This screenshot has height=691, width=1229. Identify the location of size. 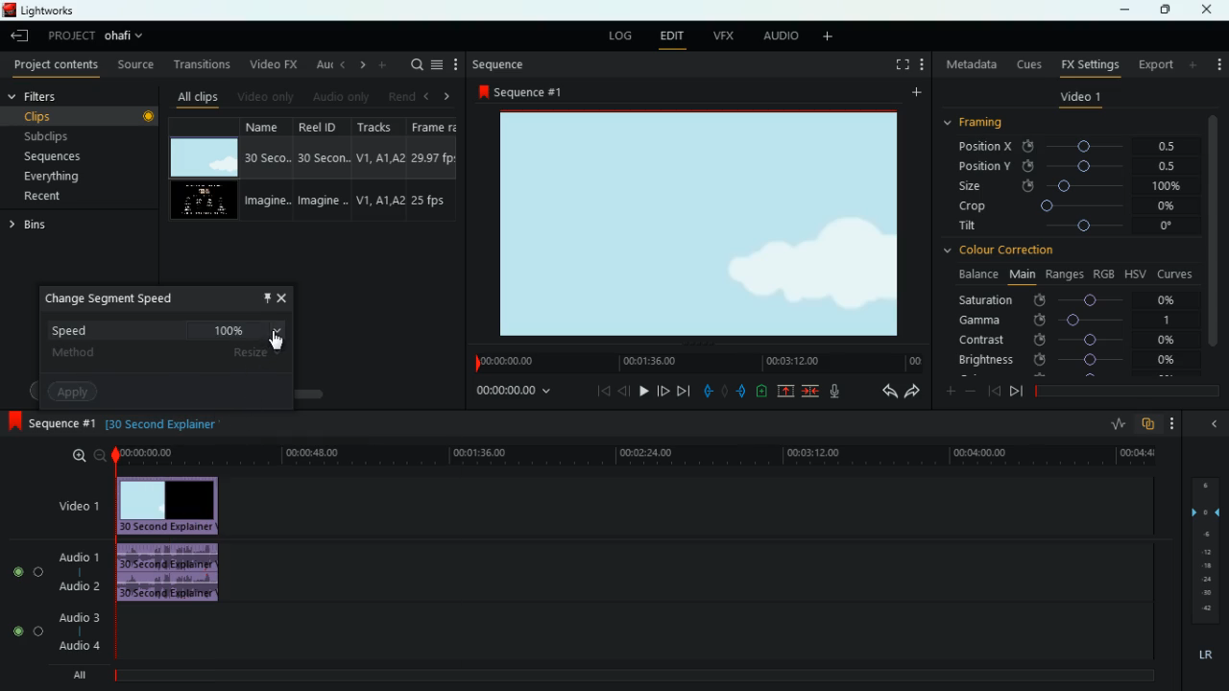
(1070, 187).